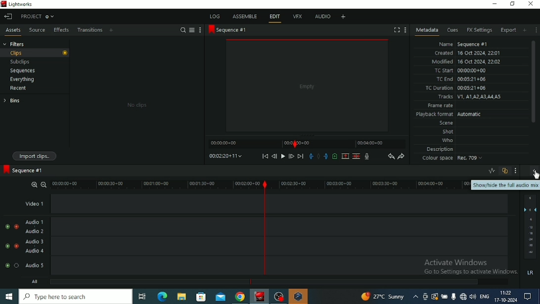 This screenshot has width=540, height=304. What do you see at coordinates (479, 30) in the screenshot?
I see `FX Settings` at bounding box center [479, 30].